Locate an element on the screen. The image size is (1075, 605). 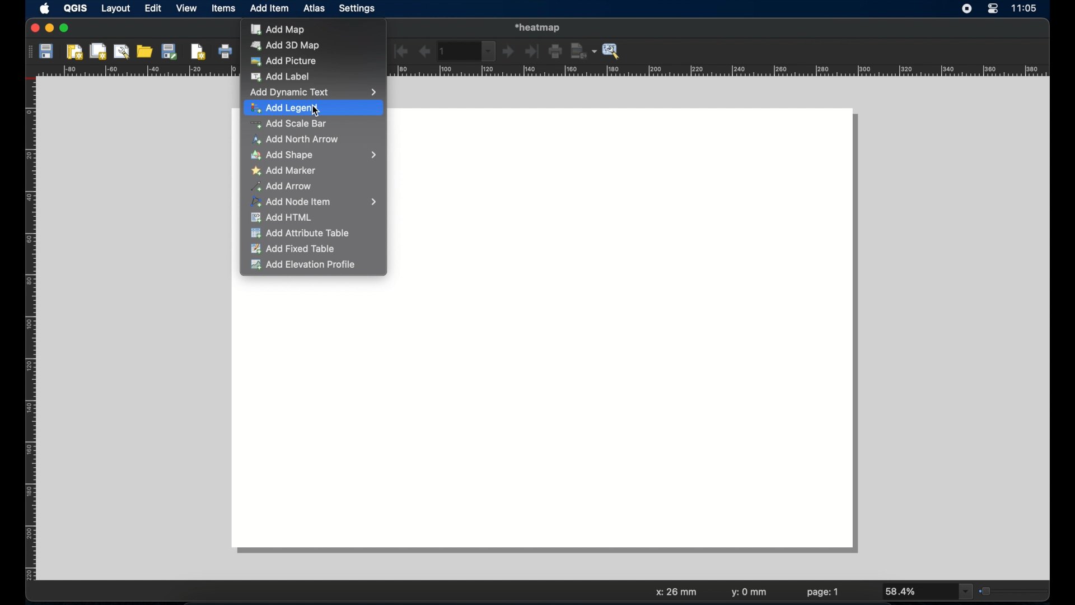
print atlas is located at coordinates (556, 53).